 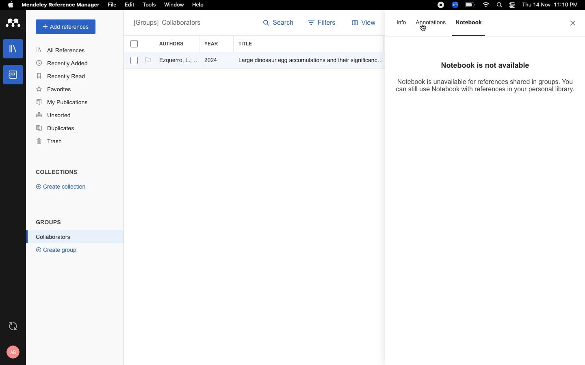 I want to click on apple logo, so click(x=11, y=6).